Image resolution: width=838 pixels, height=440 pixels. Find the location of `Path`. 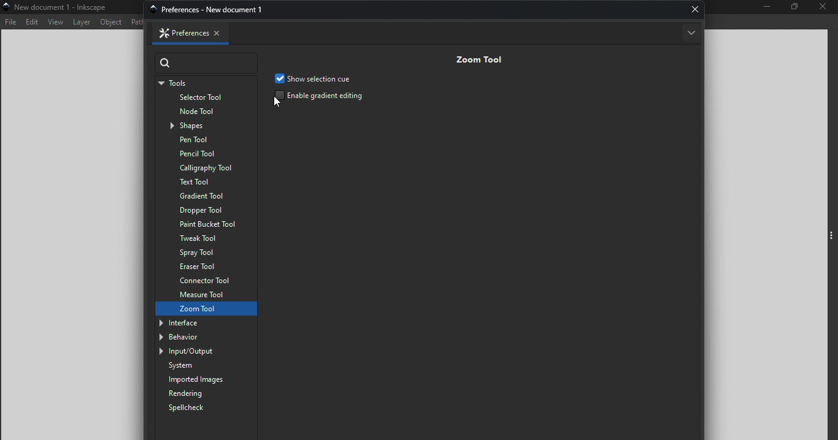

Path is located at coordinates (134, 21).